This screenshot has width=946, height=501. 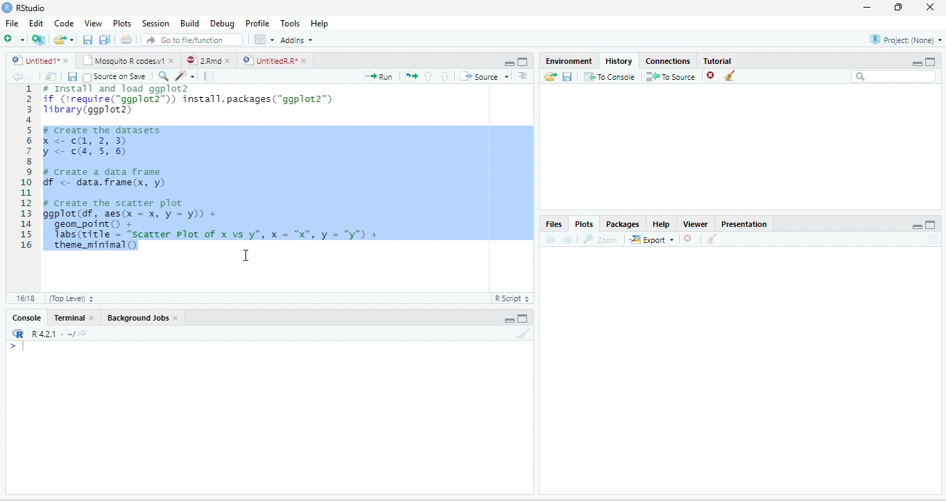 I want to click on Go forward to next source location, so click(x=31, y=77).